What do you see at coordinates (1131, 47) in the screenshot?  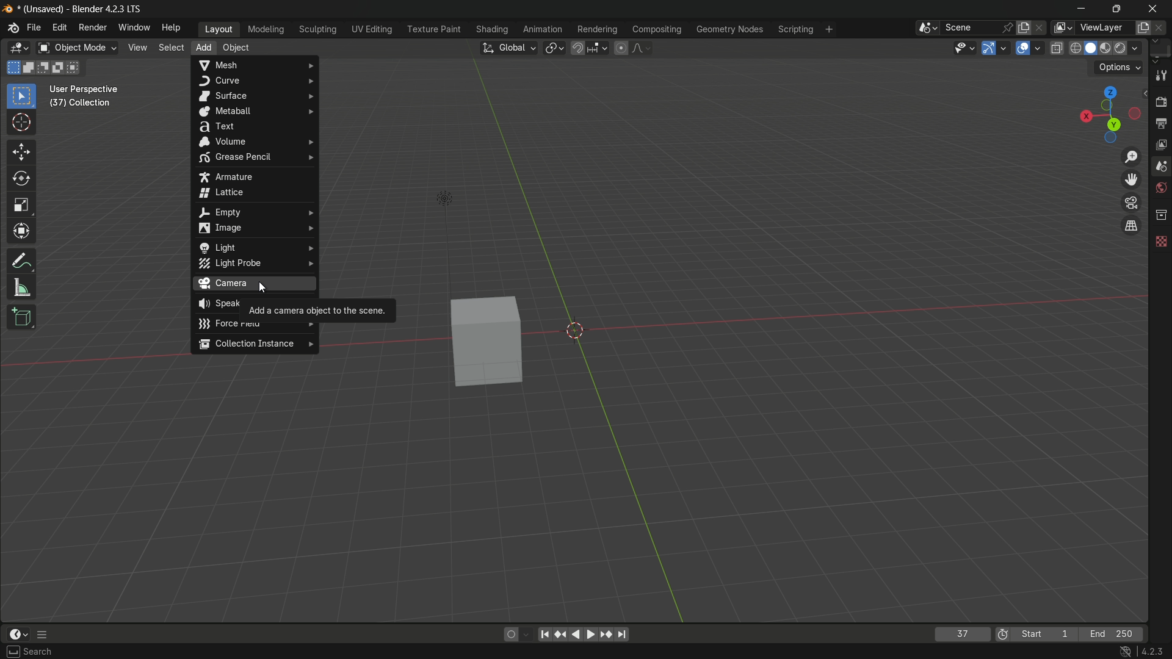 I see `render` at bounding box center [1131, 47].